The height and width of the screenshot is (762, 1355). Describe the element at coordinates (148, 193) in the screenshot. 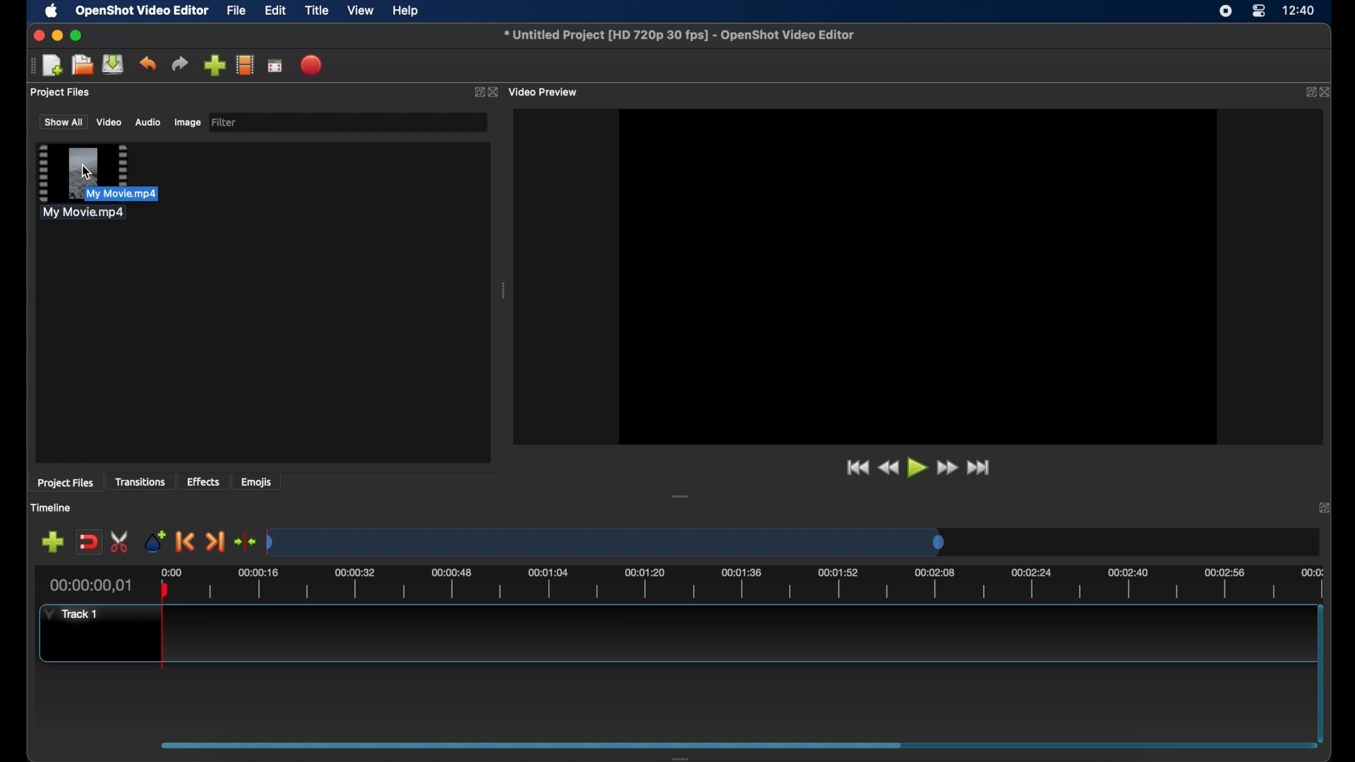

I see `tooltip` at that location.